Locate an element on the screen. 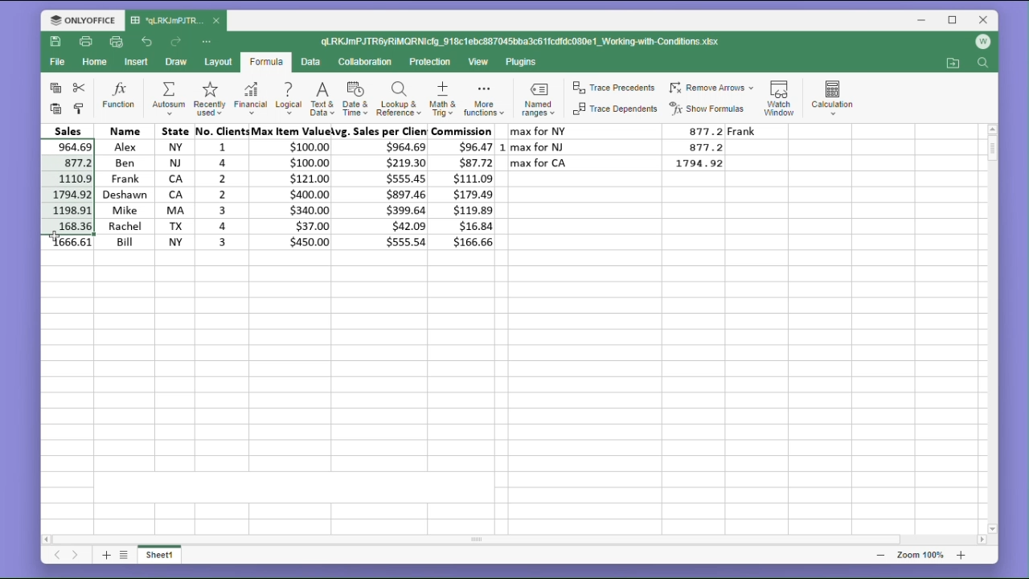  list of sheets is located at coordinates (126, 554).